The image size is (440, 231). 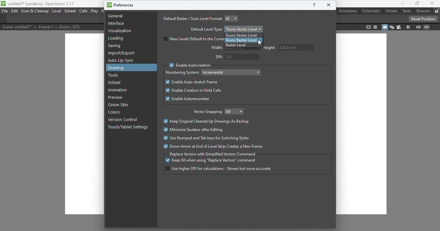 What do you see at coordinates (206, 29) in the screenshot?
I see `Default level type` at bounding box center [206, 29].